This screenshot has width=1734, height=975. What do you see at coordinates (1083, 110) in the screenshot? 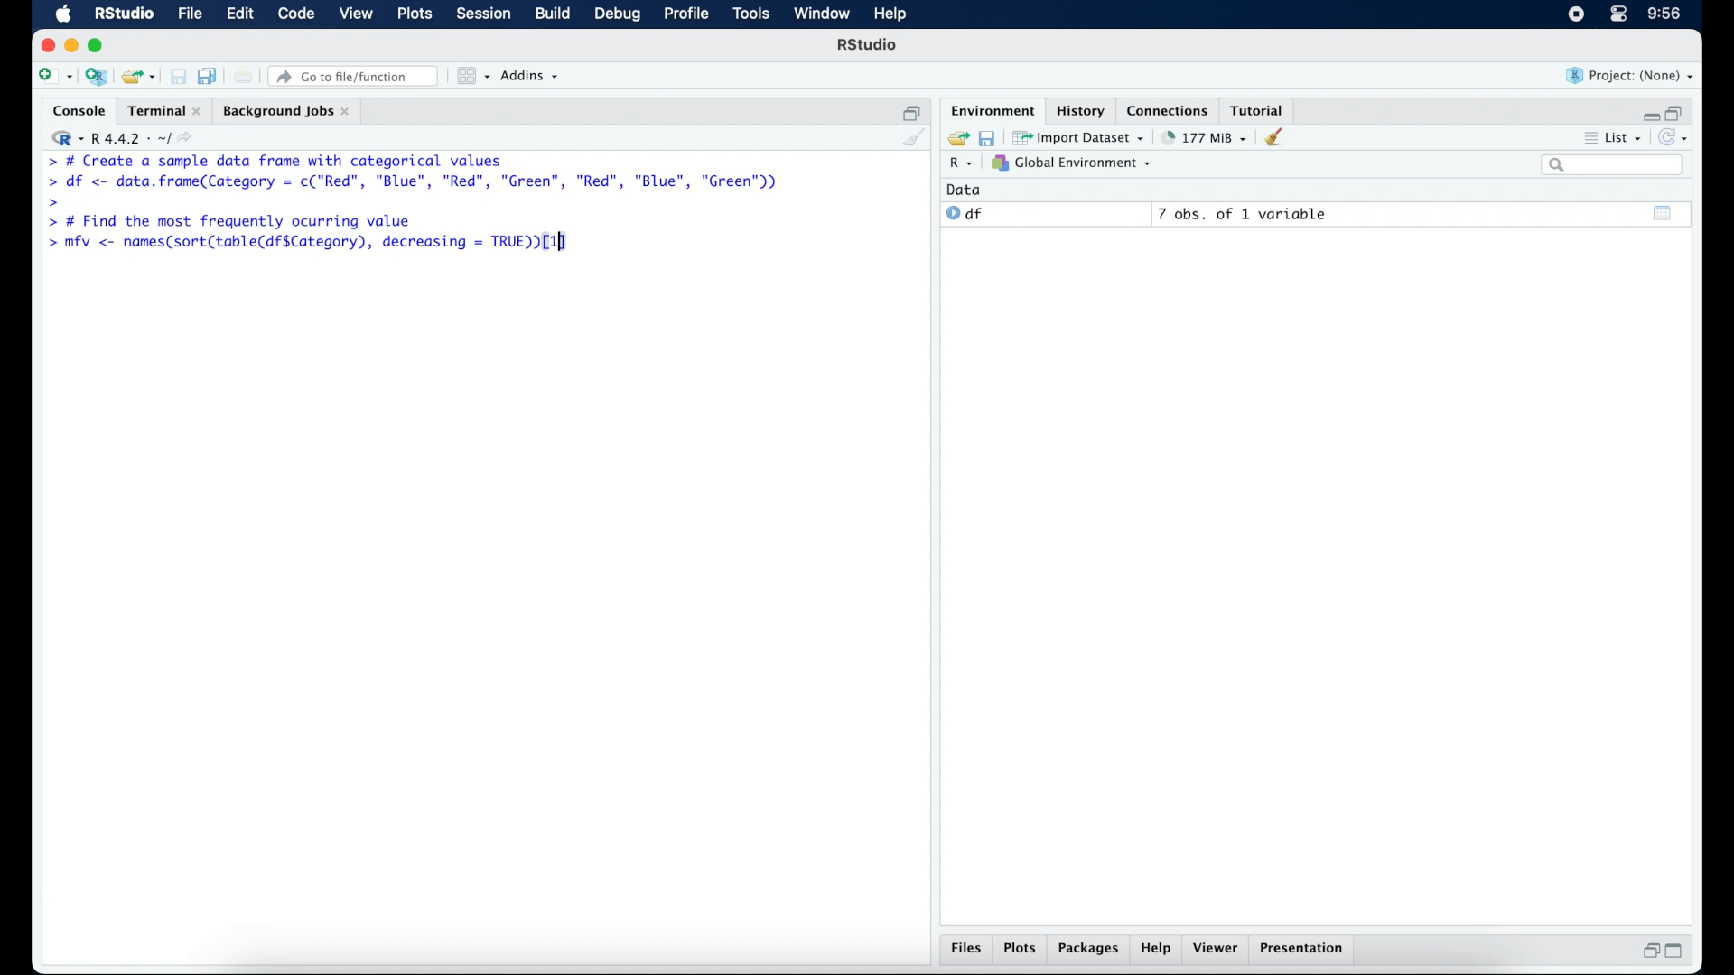
I see `history` at bounding box center [1083, 110].